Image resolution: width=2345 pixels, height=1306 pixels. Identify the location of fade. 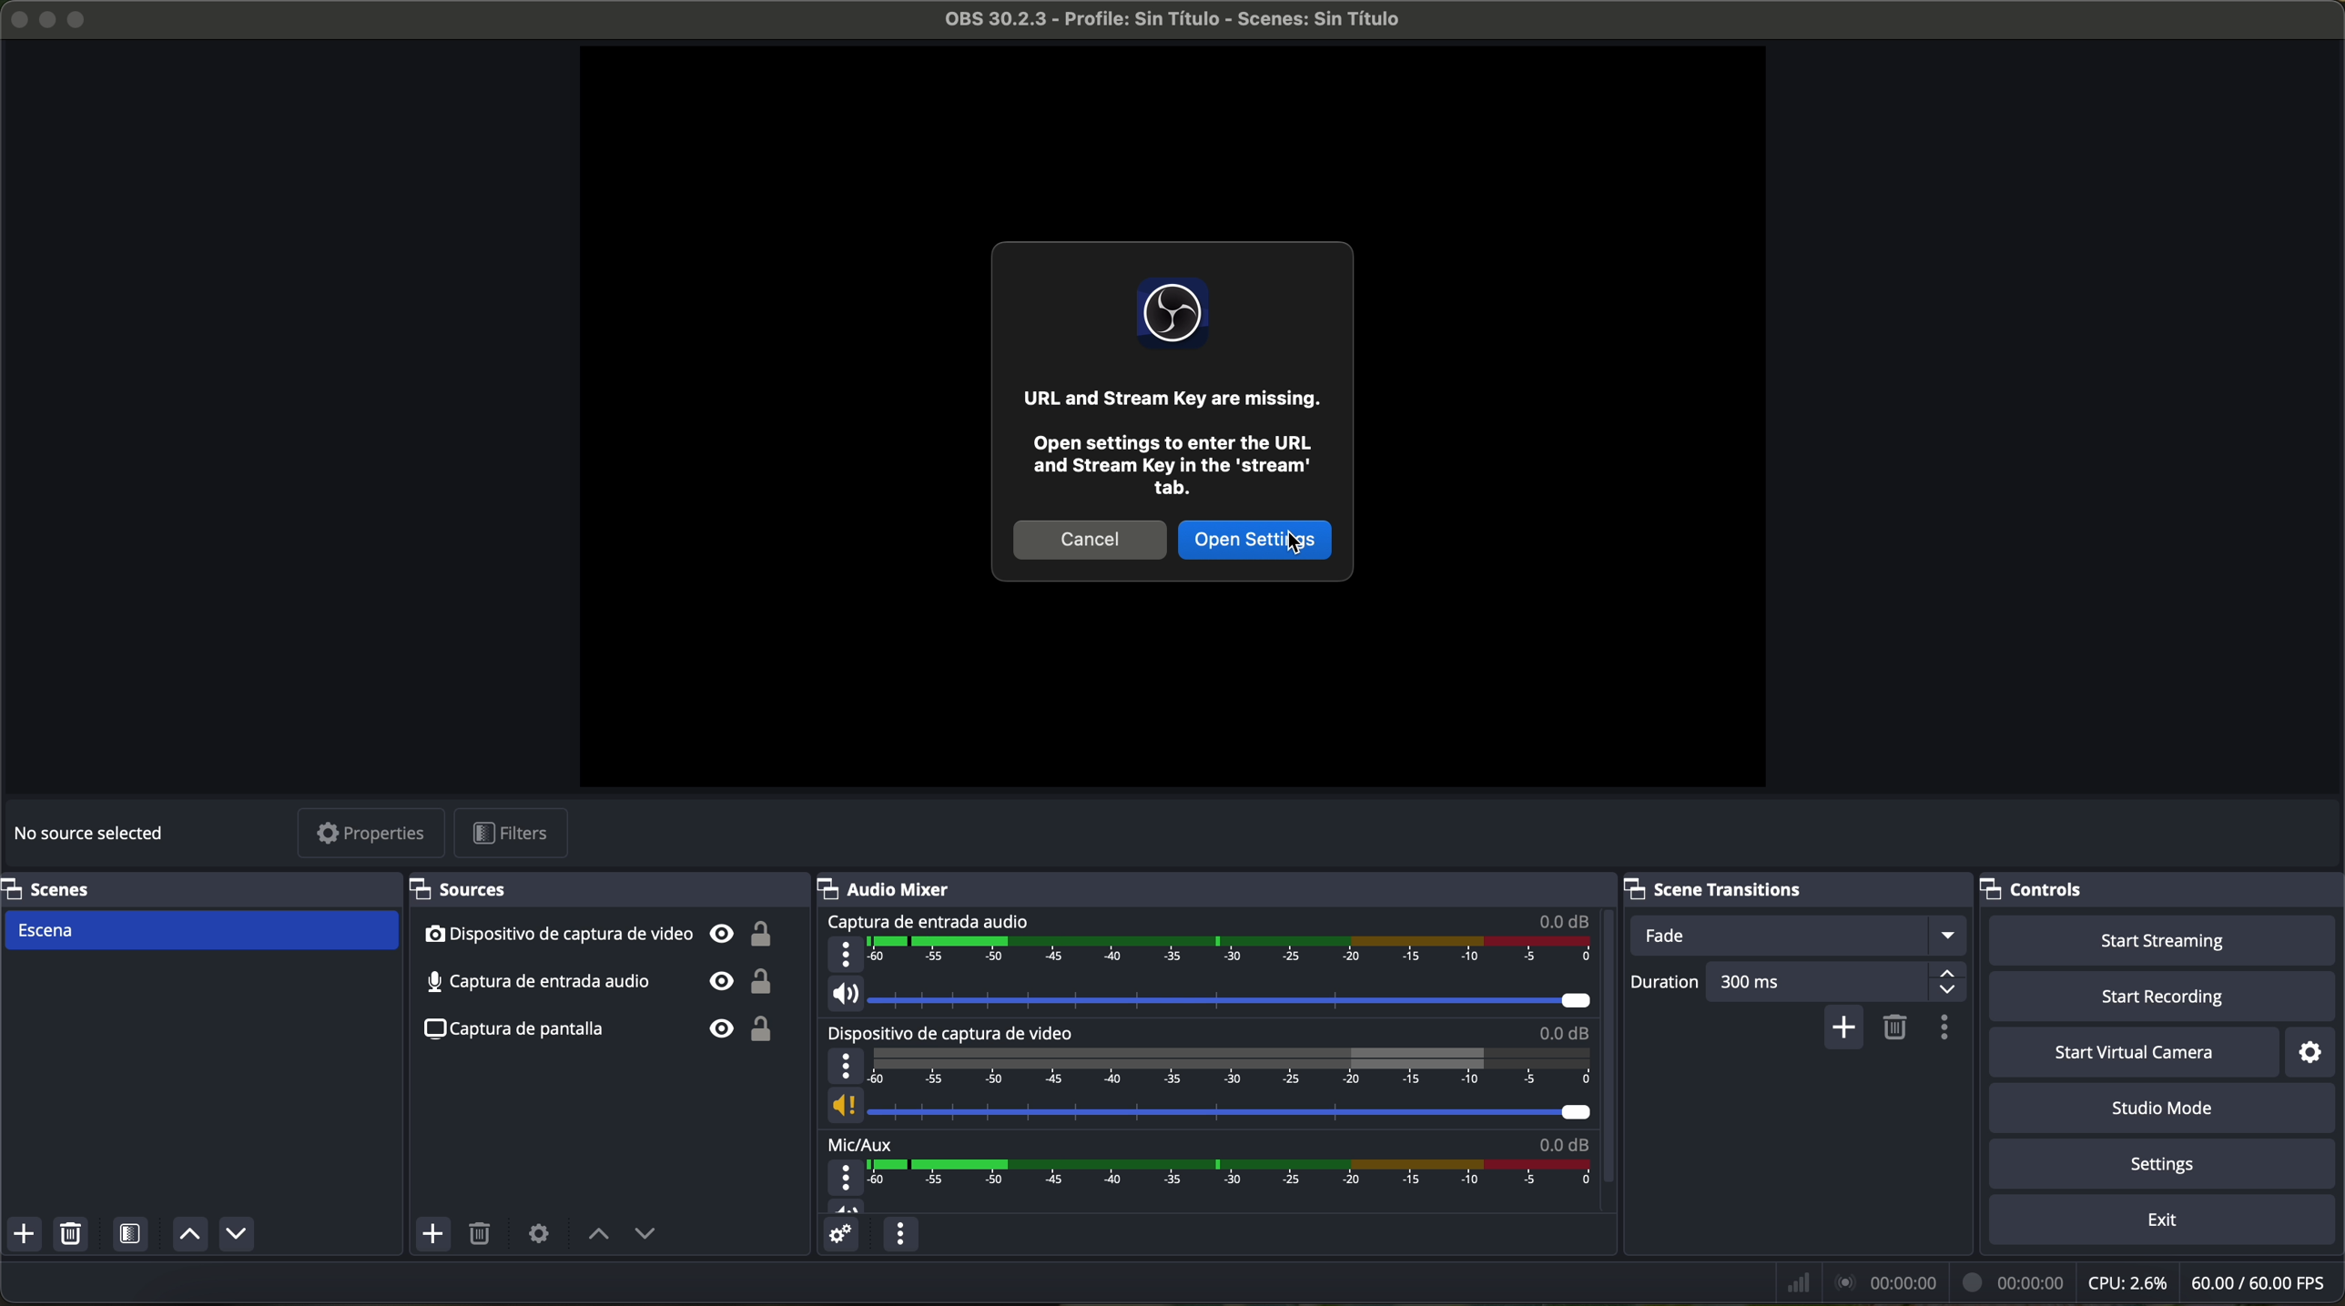
(1802, 936).